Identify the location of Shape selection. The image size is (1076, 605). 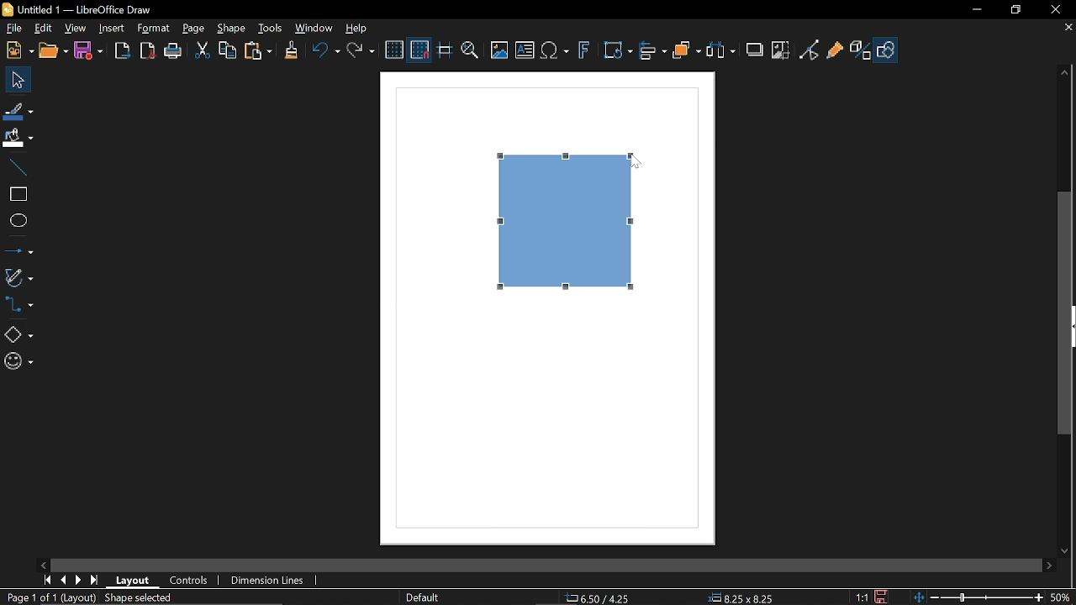
(146, 598).